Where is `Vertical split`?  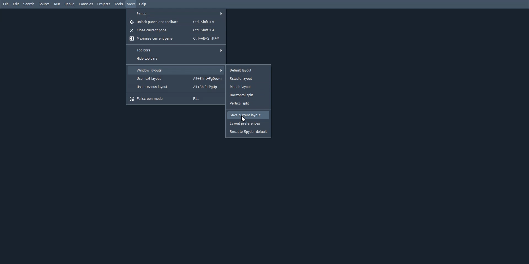 Vertical split is located at coordinates (248, 103).